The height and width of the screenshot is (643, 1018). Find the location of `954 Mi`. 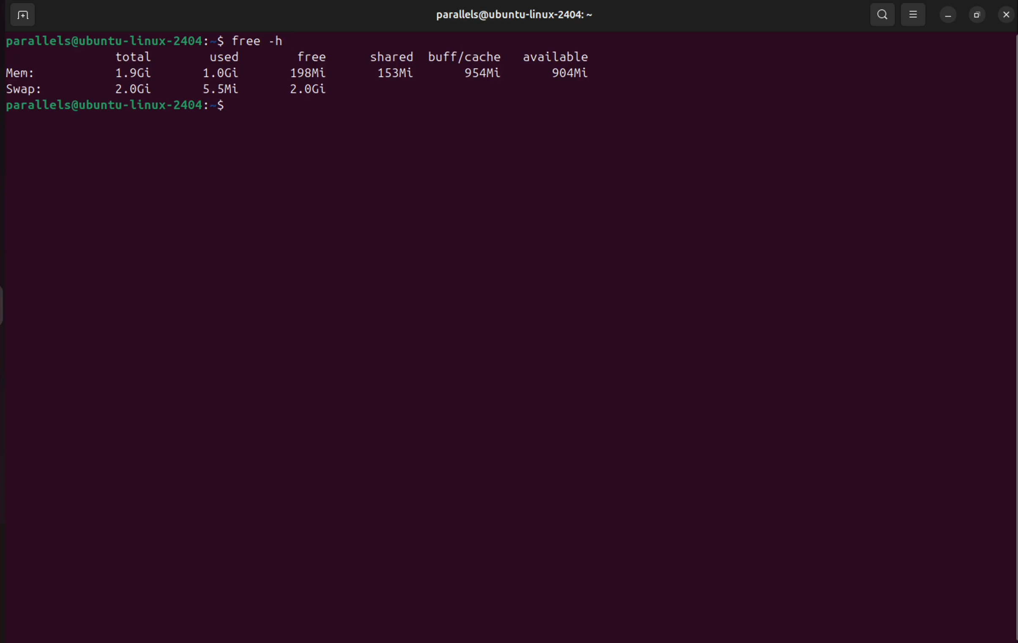

954 Mi is located at coordinates (483, 74).